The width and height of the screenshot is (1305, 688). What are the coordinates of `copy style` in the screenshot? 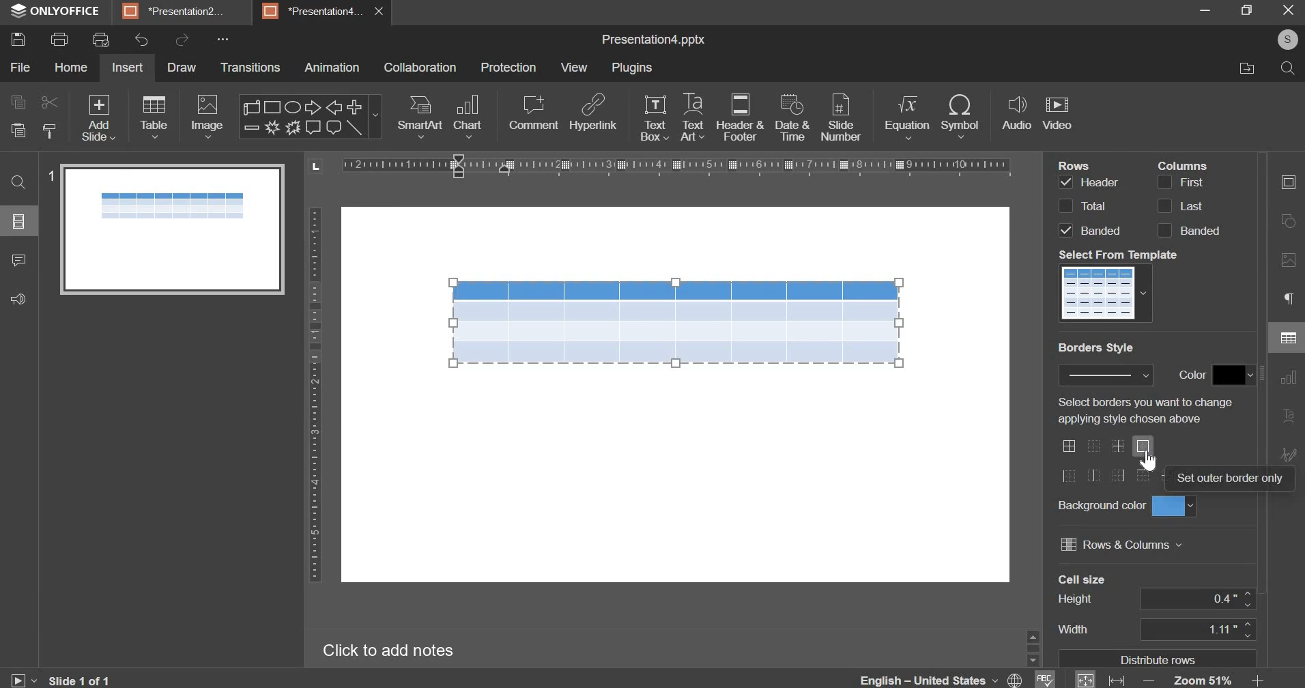 It's located at (53, 130).